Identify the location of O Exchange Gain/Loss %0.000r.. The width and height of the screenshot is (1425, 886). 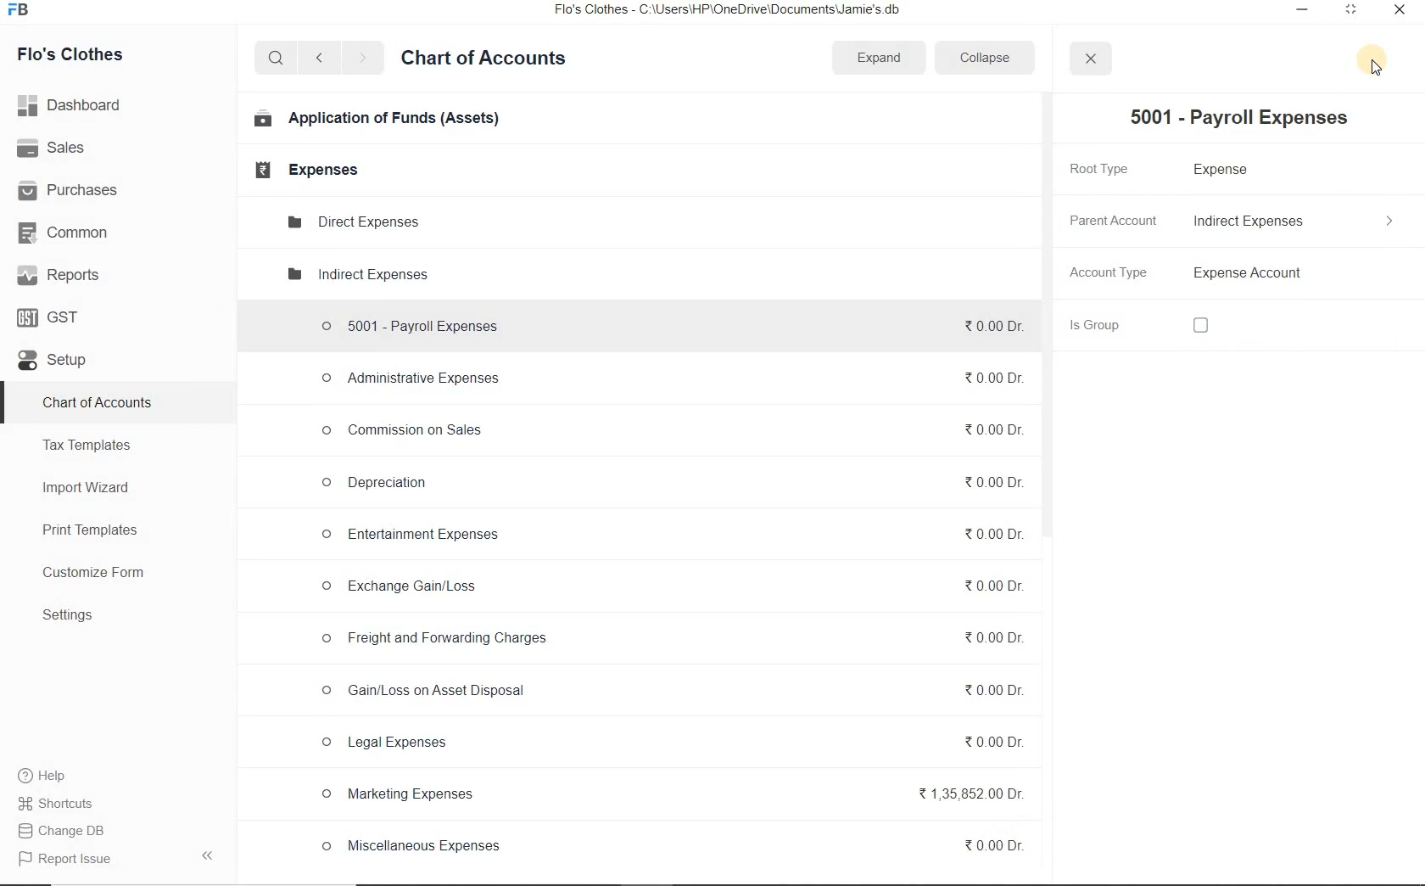
(667, 586).